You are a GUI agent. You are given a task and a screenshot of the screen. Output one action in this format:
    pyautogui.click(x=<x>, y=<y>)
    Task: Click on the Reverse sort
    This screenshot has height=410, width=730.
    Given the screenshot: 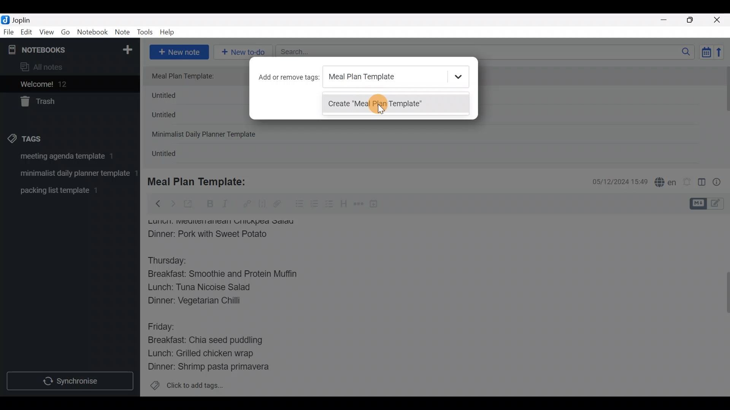 What is the action you would take?
    pyautogui.click(x=723, y=54)
    